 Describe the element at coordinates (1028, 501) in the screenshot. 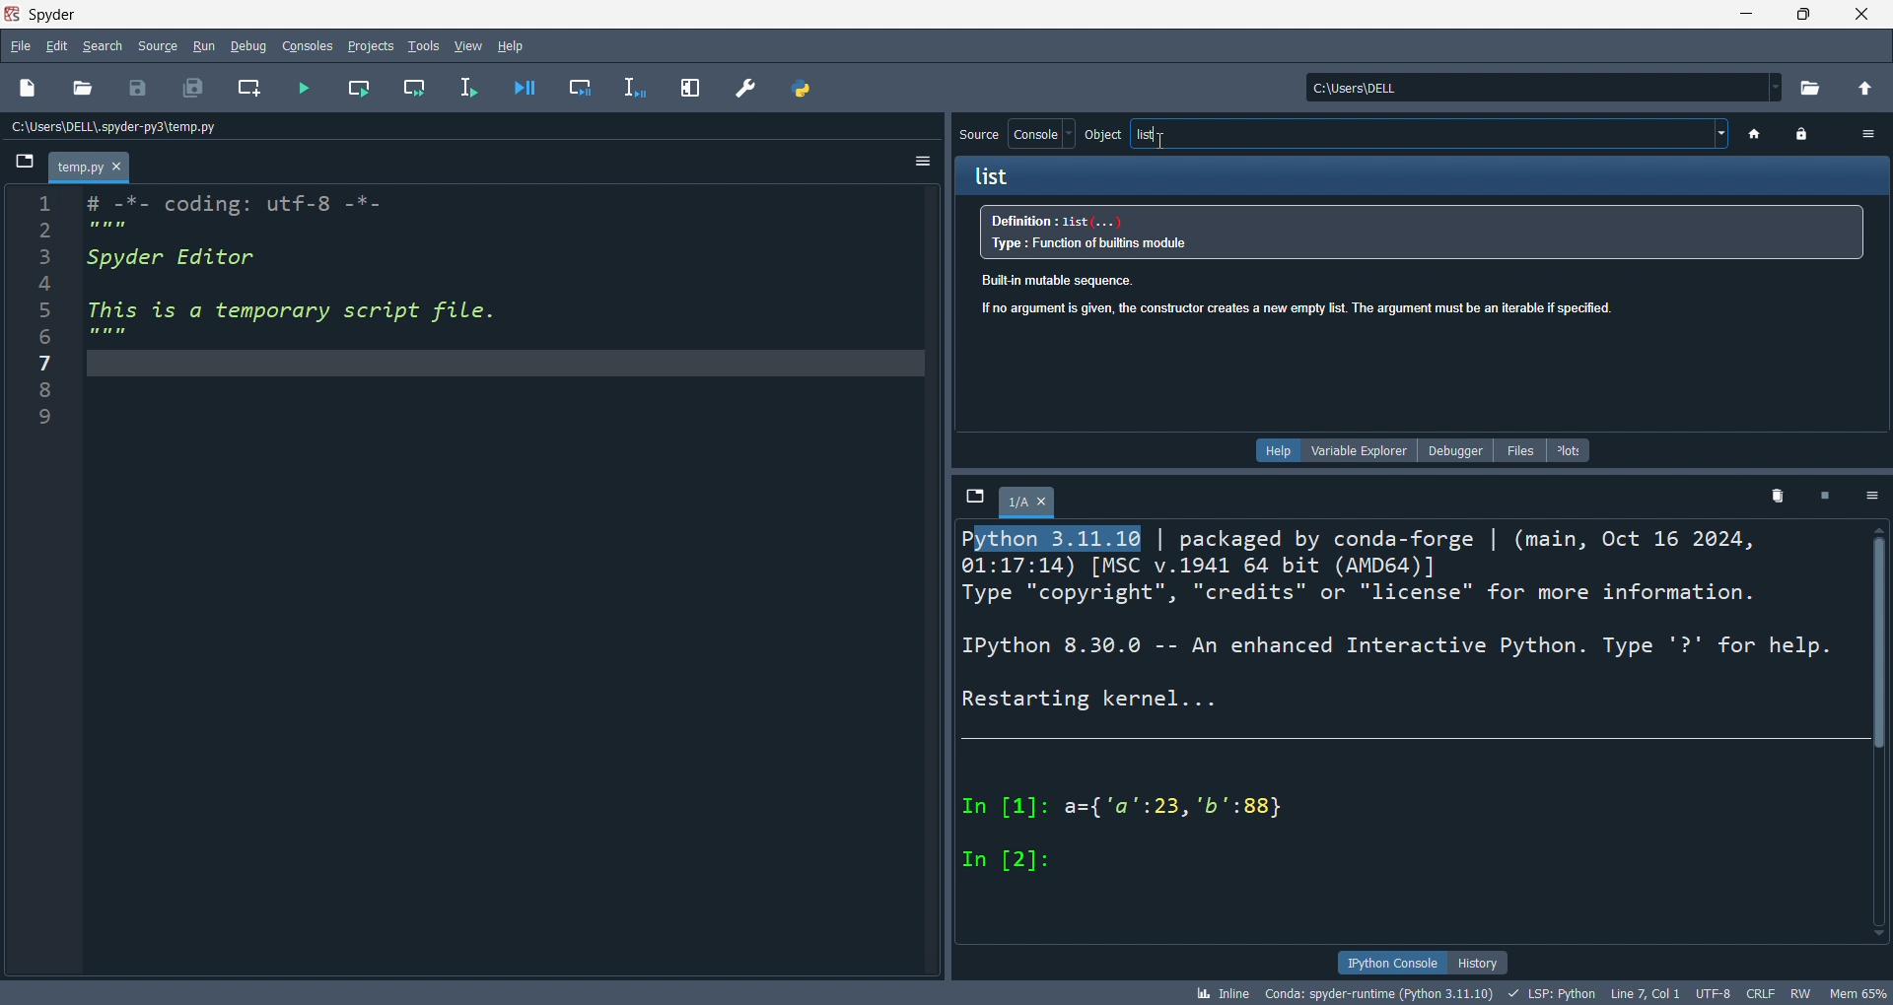

I see `1/A tab` at that location.